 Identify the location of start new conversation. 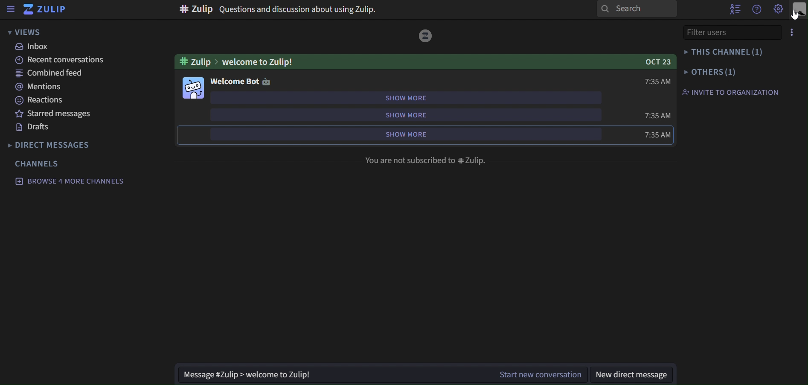
(544, 374).